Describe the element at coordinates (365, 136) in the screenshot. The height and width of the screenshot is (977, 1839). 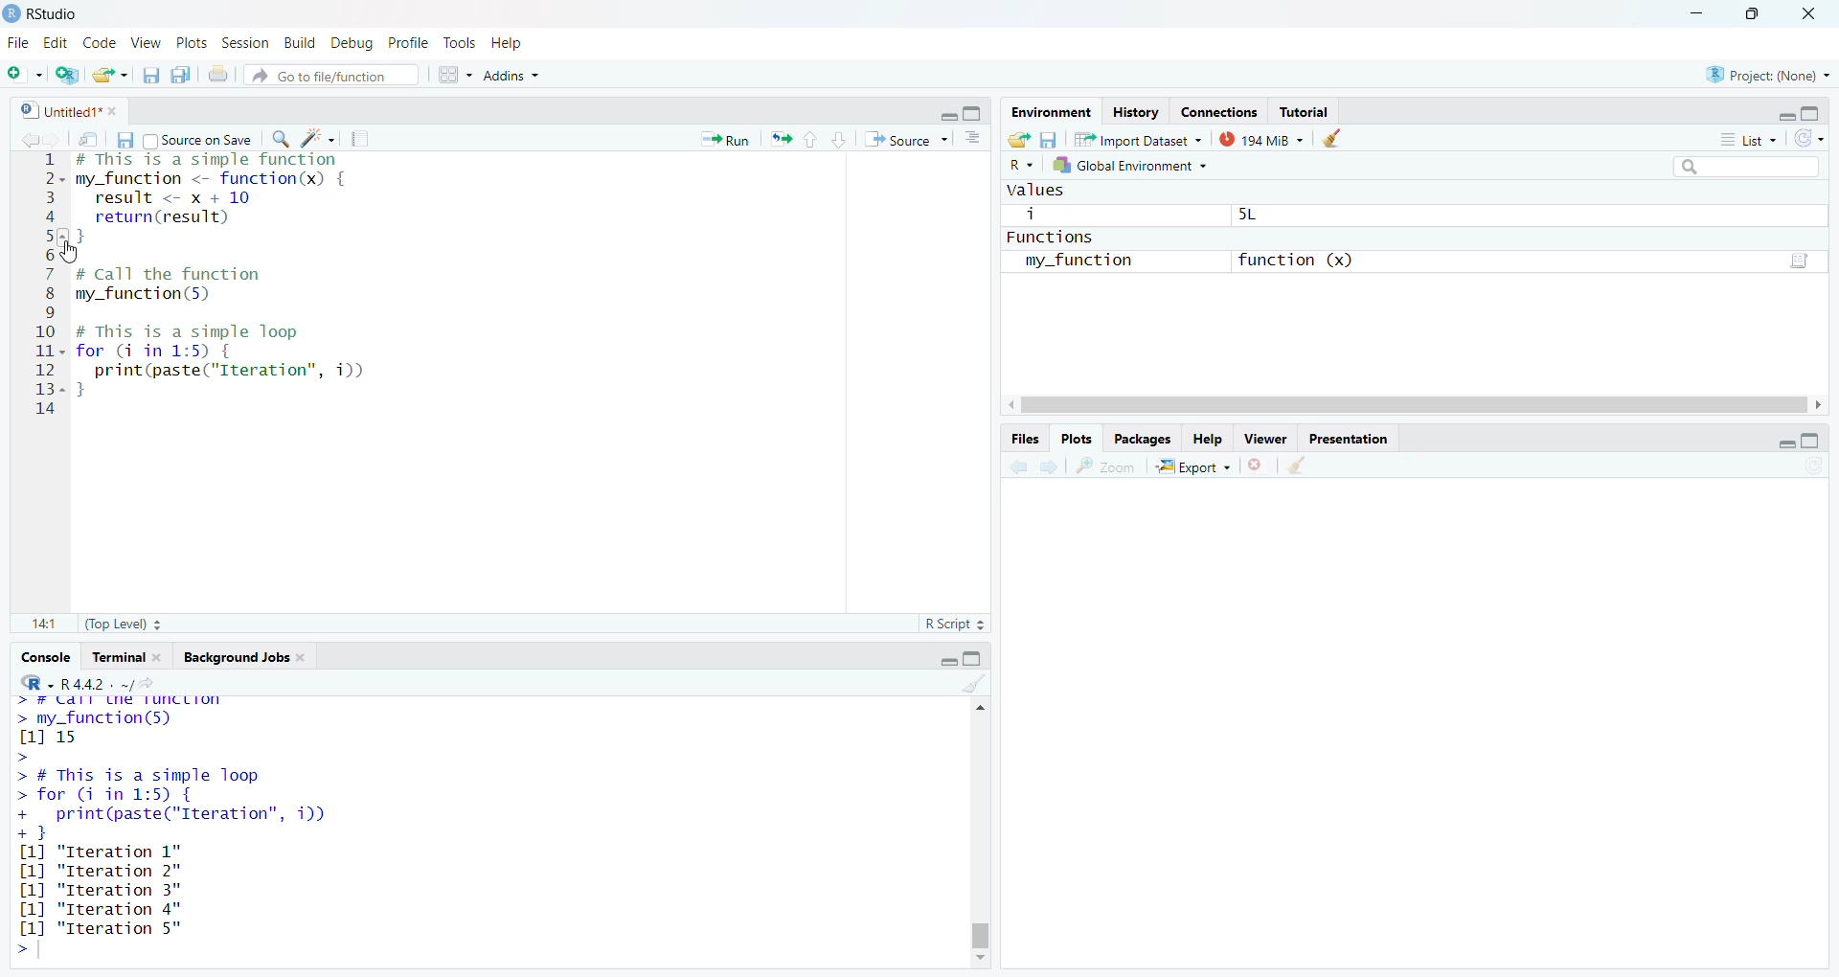
I see `compile report` at that location.